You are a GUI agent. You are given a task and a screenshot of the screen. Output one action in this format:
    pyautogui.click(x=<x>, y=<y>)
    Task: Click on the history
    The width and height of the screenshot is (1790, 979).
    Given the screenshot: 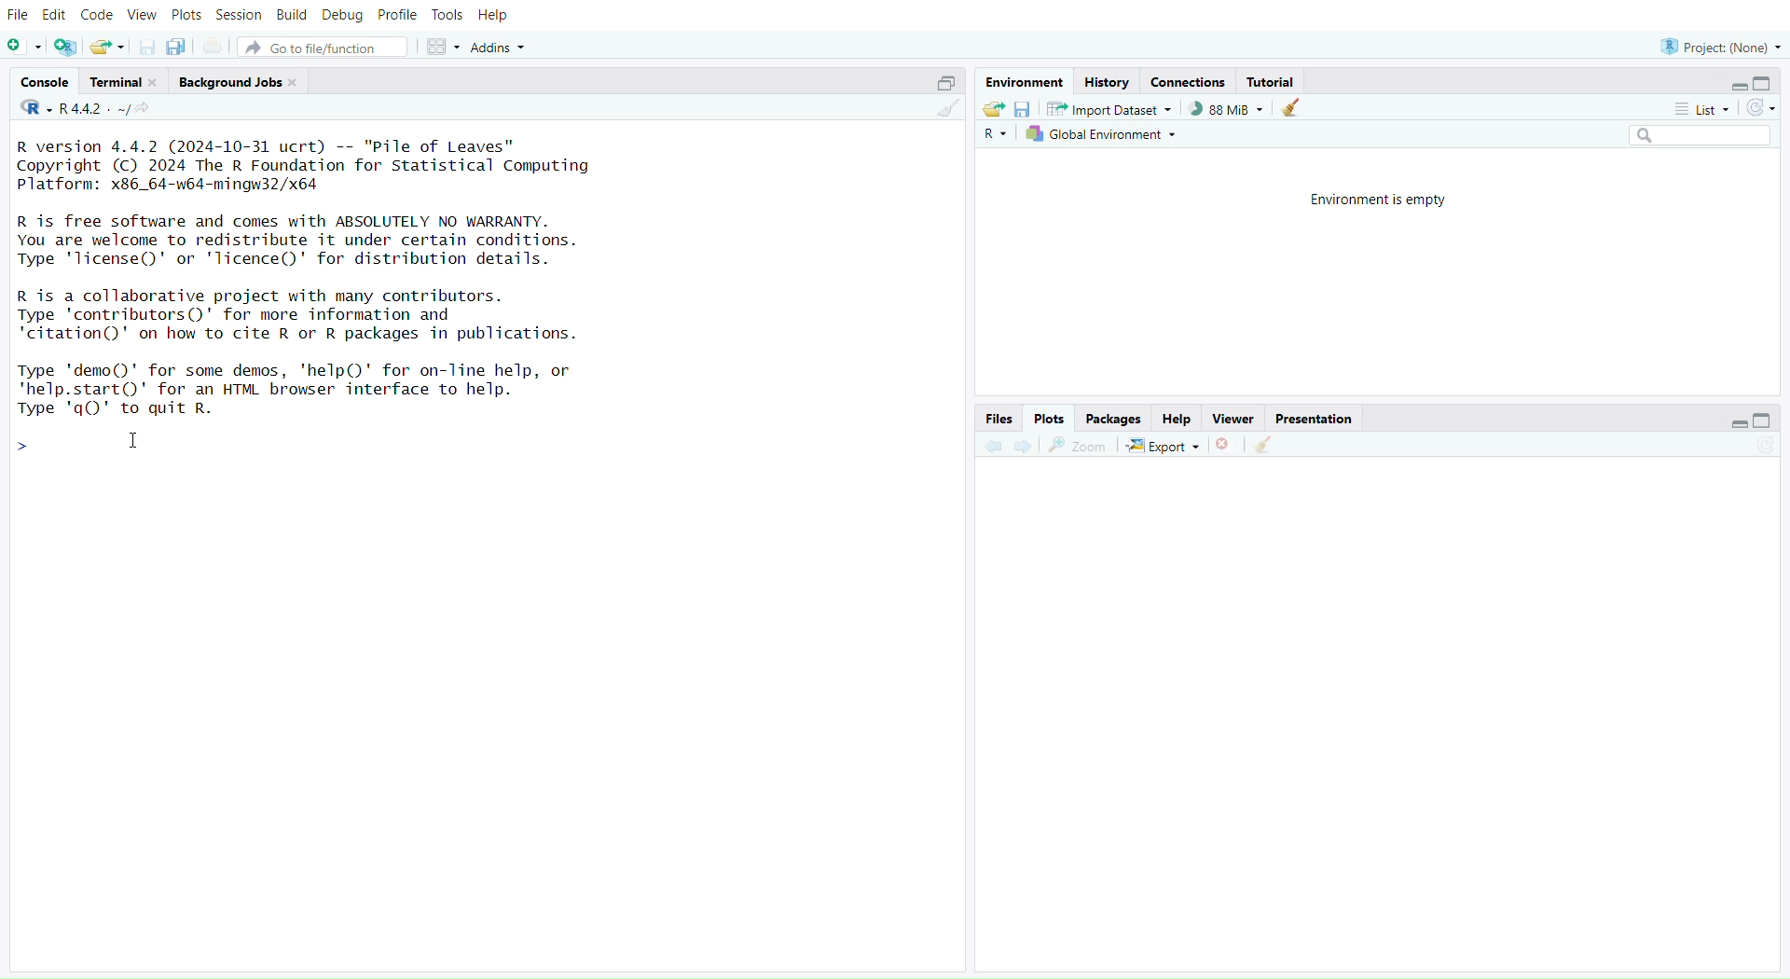 What is the action you would take?
    pyautogui.click(x=1108, y=83)
    